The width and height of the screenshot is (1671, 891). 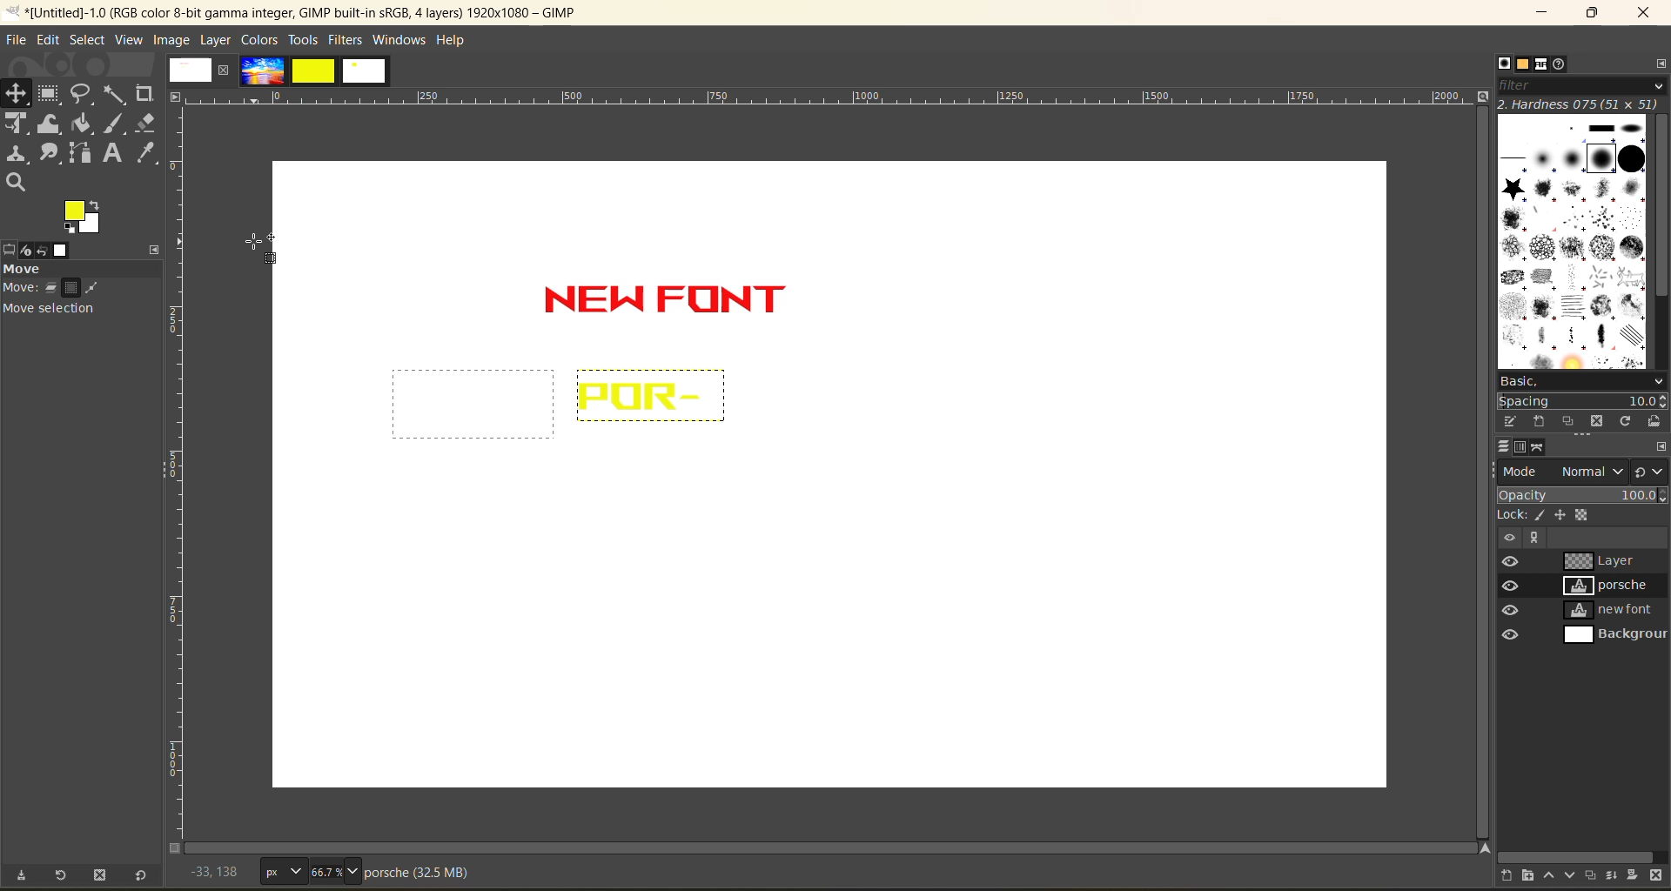 I want to click on duplicate this brush, so click(x=1559, y=420).